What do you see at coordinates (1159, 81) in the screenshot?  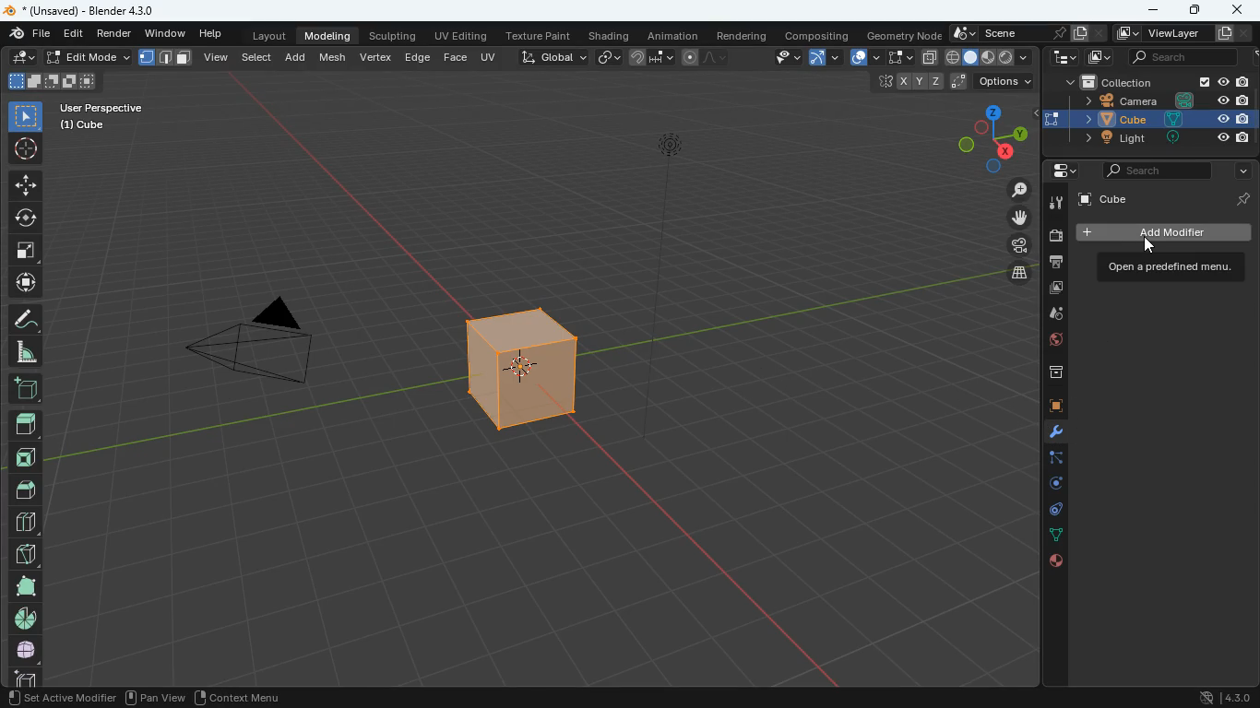 I see `collection` at bounding box center [1159, 81].